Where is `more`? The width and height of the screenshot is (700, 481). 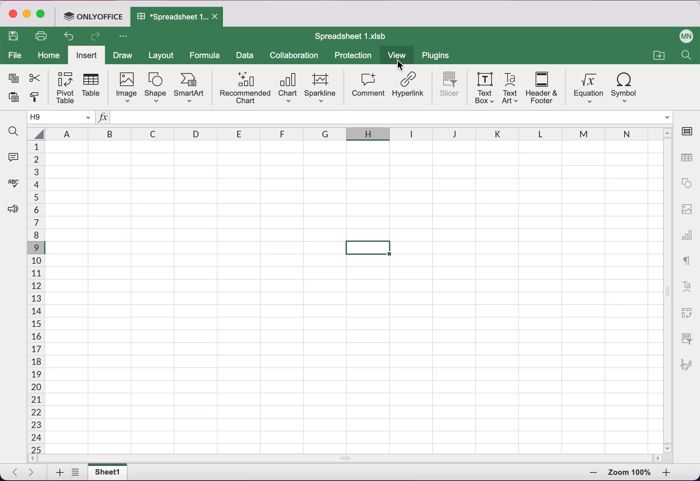 more is located at coordinates (122, 37).